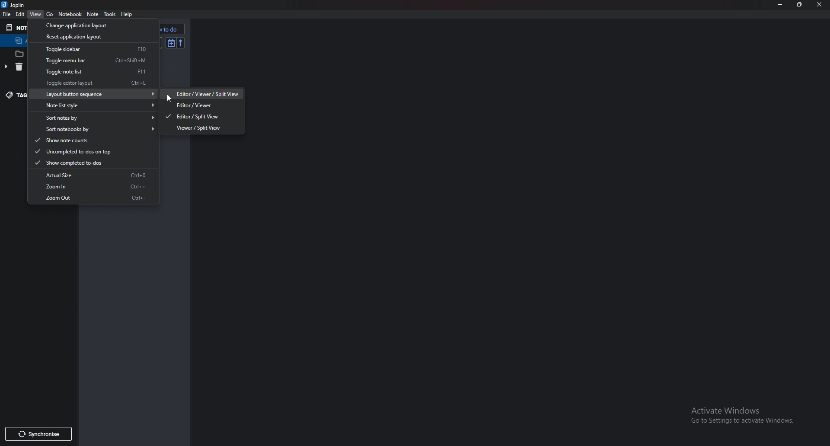  Describe the element at coordinates (97, 106) in the screenshot. I see `Note list style` at that location.